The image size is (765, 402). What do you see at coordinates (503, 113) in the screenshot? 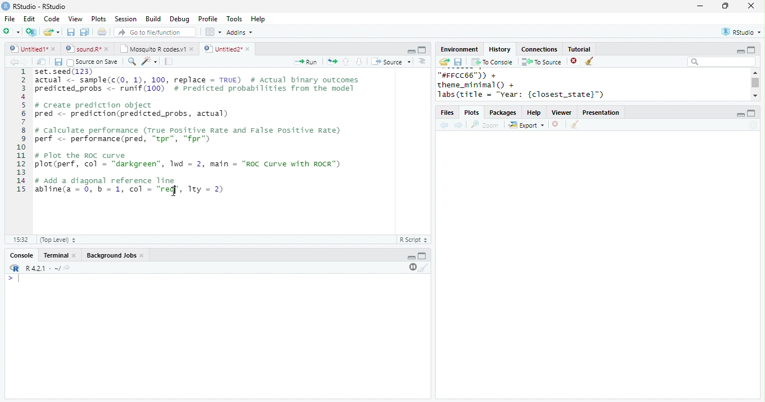
I see `Packages` at bounding box center [503, 113].